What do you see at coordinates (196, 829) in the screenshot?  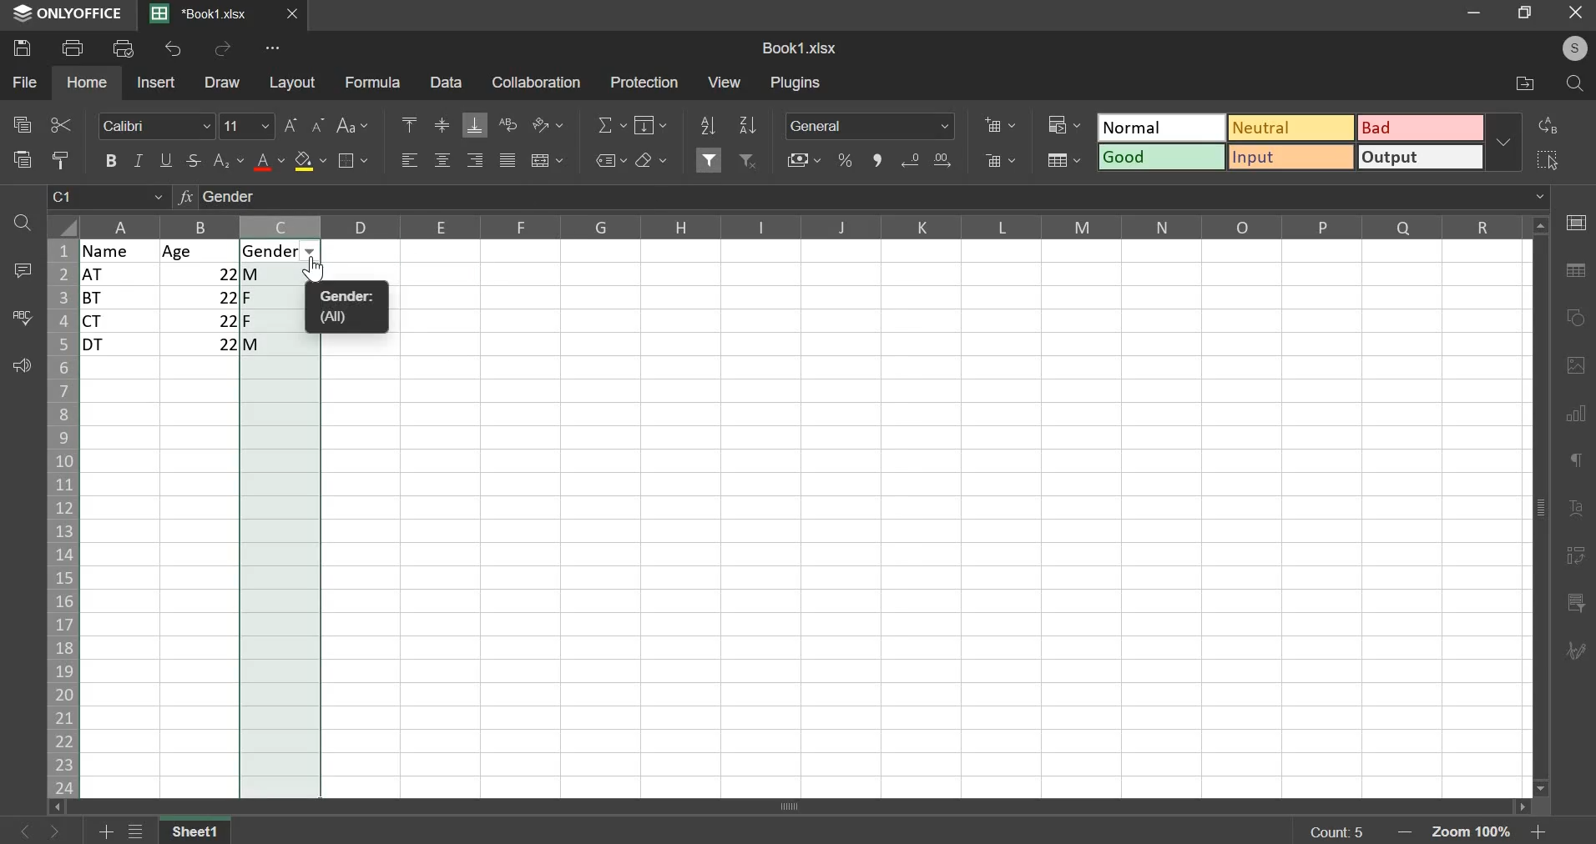 I see `sheet 1` at bounding box center [196, 829].